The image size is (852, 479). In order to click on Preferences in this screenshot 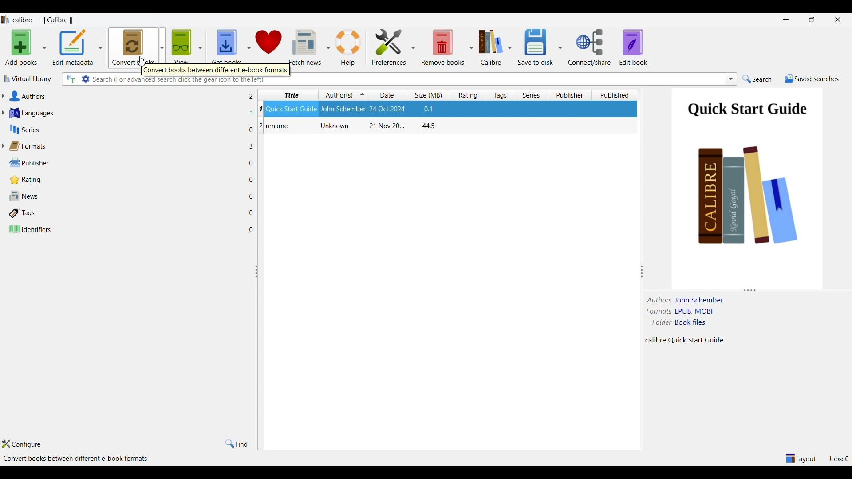, I will do `click(389, 47)`.